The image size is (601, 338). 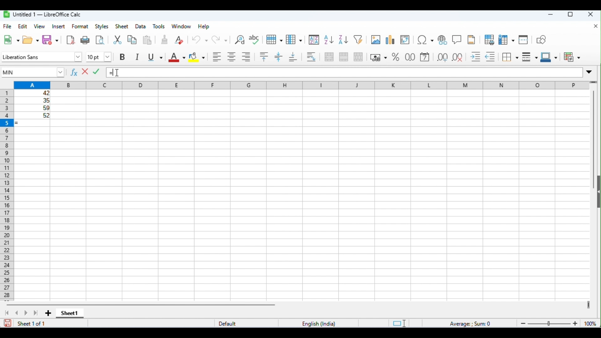 What do you see at coordinates (227, 323) in the screenshot?
I see `default` at bounding box center [227, 323].